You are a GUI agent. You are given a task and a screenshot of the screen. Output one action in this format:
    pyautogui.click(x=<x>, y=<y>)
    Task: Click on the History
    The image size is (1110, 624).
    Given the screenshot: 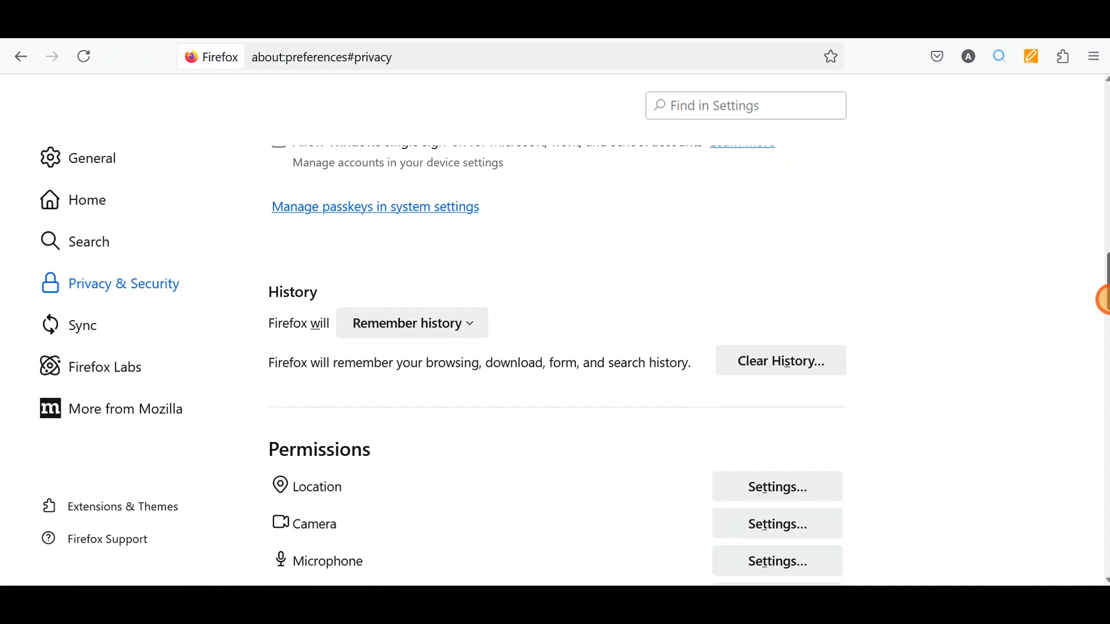 What is the action you would take?
    pyautogui.click(x=296, y=288)
    